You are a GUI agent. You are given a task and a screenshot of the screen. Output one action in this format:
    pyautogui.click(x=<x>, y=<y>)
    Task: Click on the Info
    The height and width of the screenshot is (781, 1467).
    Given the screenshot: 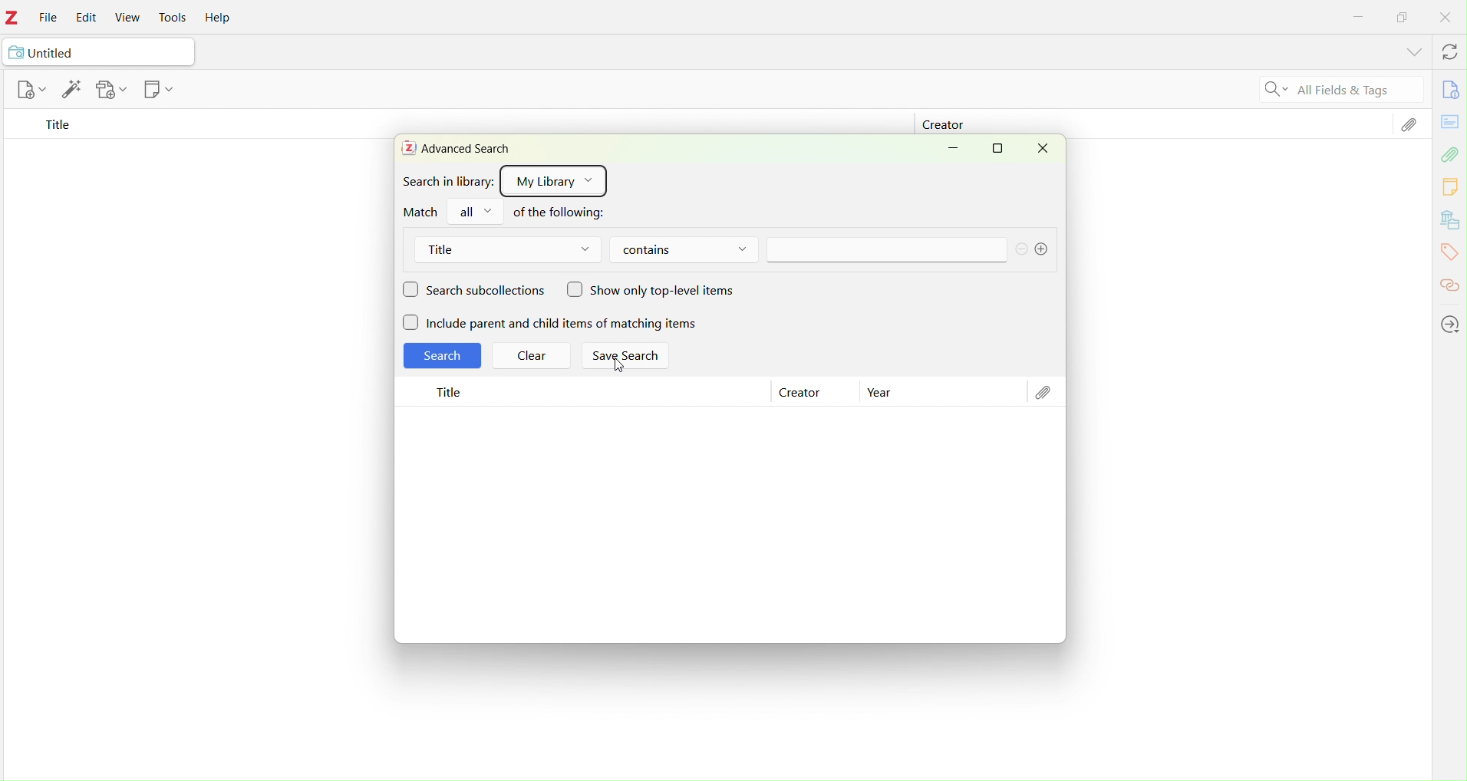 What is the action you would take?
    pyautogui.click(x=1448, y=91)
    